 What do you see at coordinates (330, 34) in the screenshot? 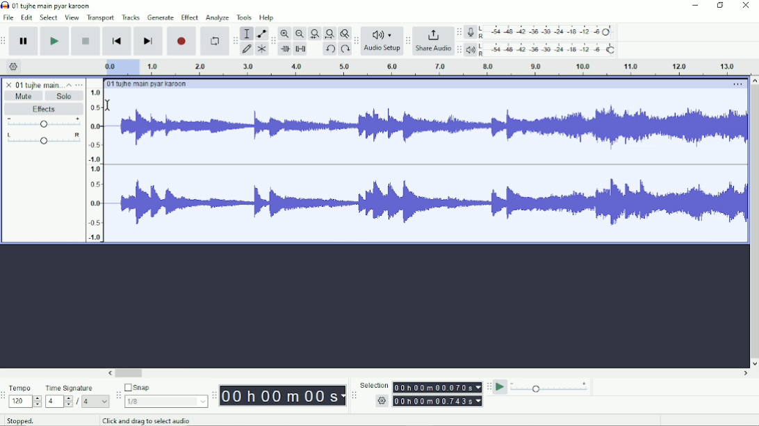
I see `Fit project to width` at bounding box center [330, 34].